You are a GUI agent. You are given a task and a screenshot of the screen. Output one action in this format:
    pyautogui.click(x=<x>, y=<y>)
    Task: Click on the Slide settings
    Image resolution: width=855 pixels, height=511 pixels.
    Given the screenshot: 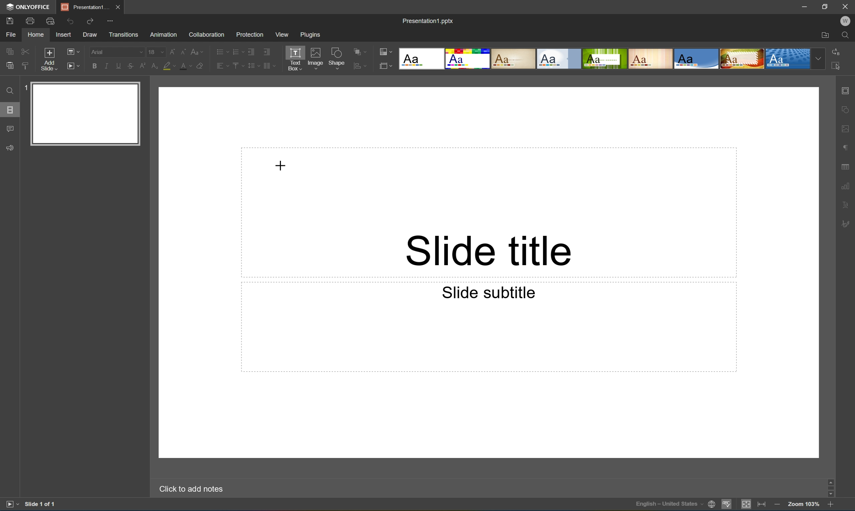 What is the action you would take?
    pyautogui.click(x=847, y=91)
    